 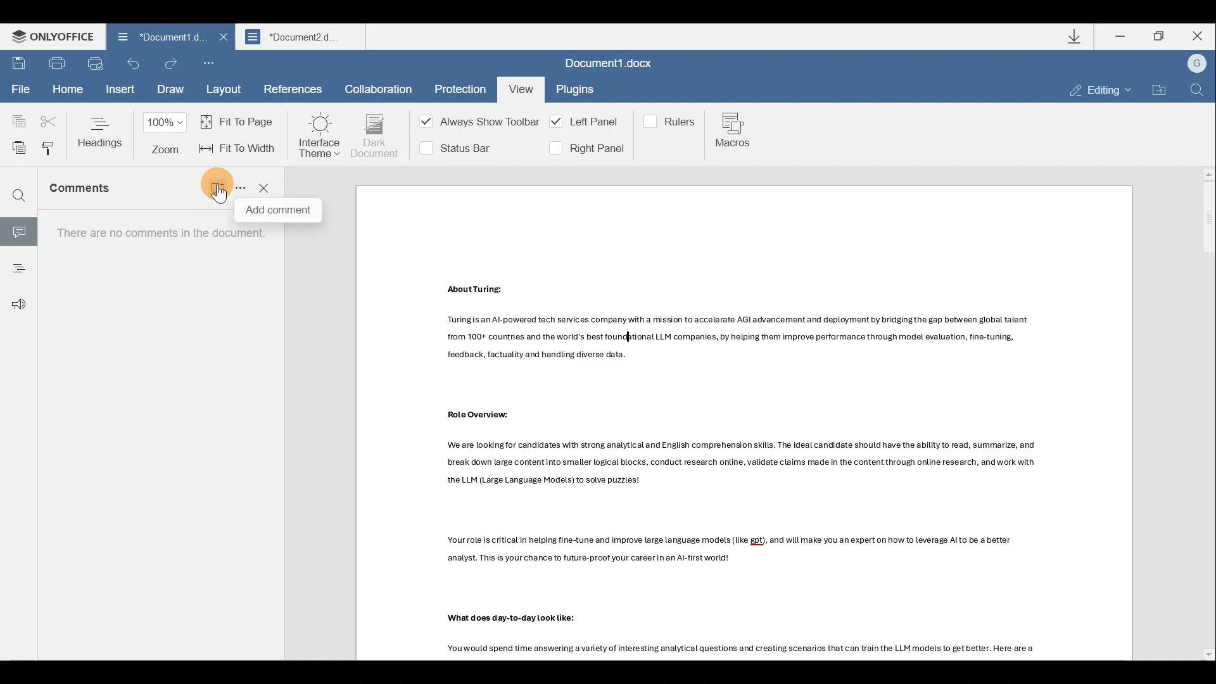 What do you see at coordinates (15, 146) in the screenshot?
I see `Paste` at bounding box center [15, 146].